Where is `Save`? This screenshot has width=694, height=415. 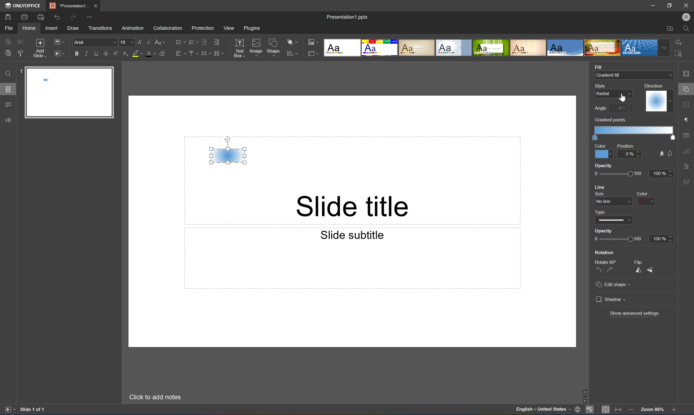
Save is located at coordinates (7, 16).